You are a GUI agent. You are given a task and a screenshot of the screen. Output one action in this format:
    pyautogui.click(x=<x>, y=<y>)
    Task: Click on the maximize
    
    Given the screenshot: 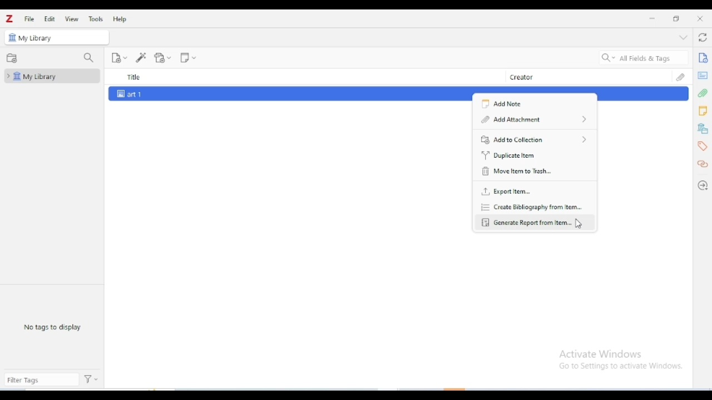 What is the action you would take?
    pyautogui.click(x=675, y=18)
    